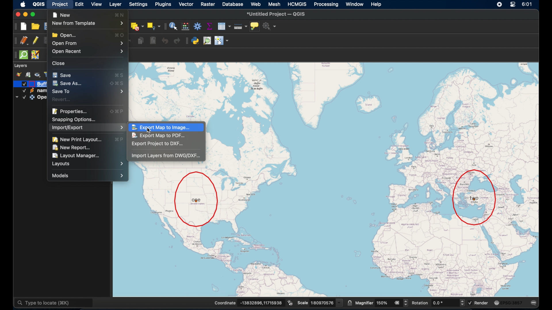 Image resolution: width=552 pixels, height=310 pixels. Describe the element at coordinates (21, 65) in the screenshot. I see `layers` at that location.